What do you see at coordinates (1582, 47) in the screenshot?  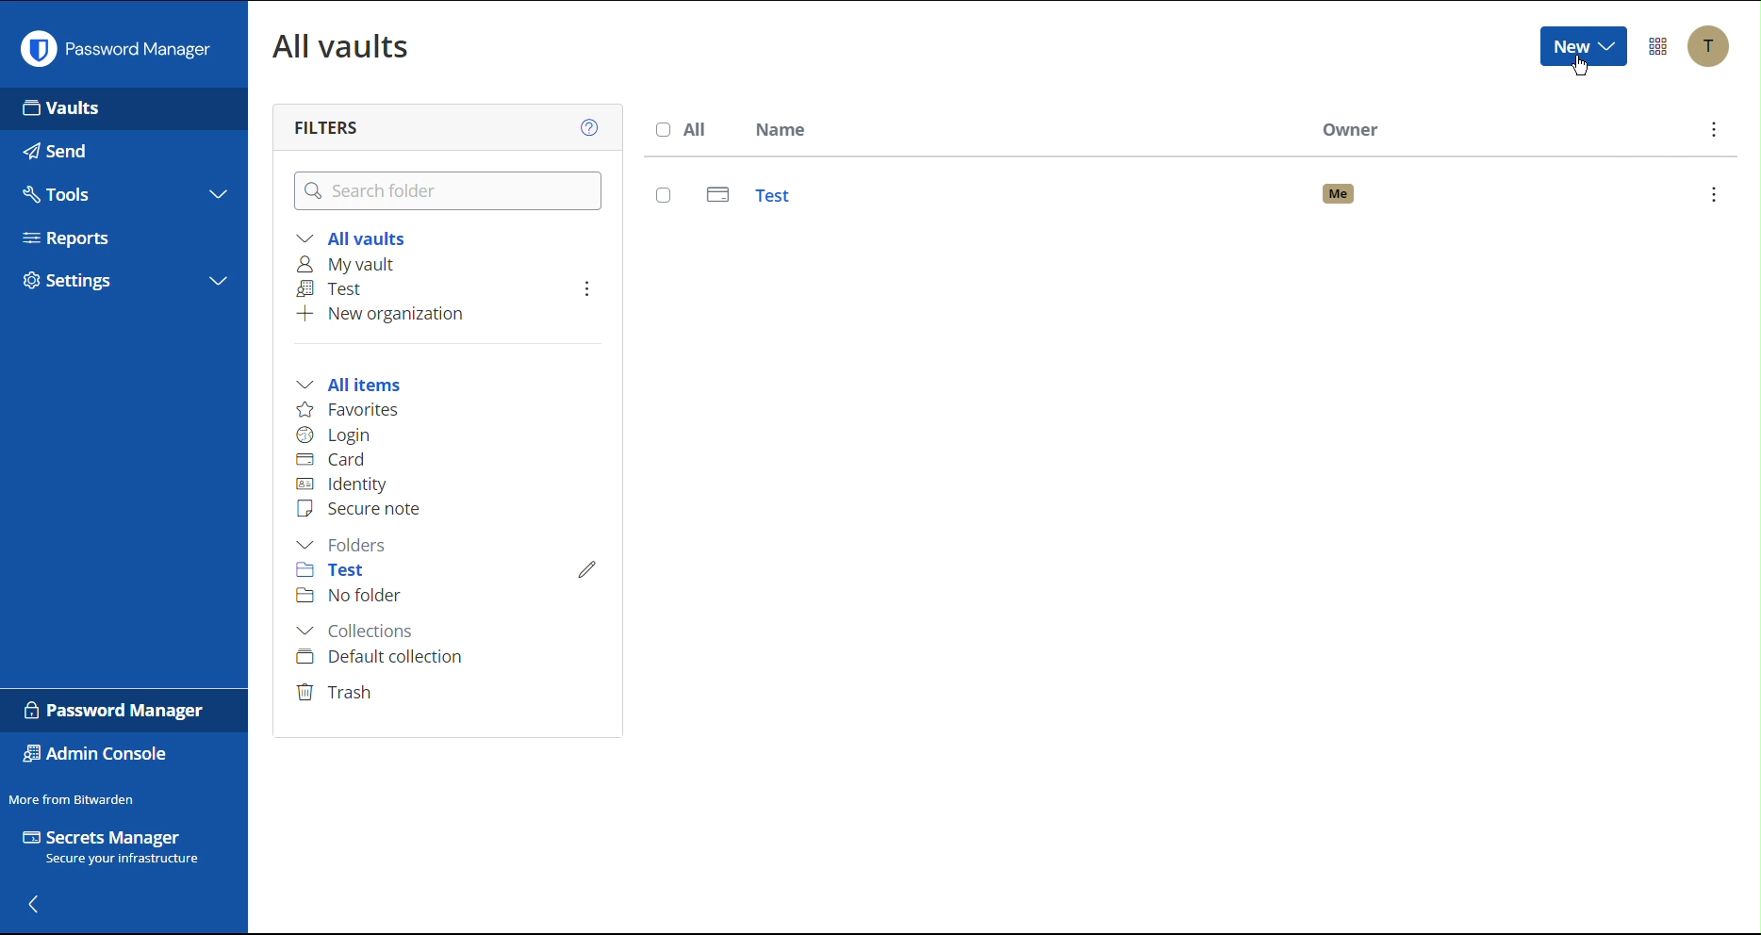 I see `New` at bounding box center [1582, 47].